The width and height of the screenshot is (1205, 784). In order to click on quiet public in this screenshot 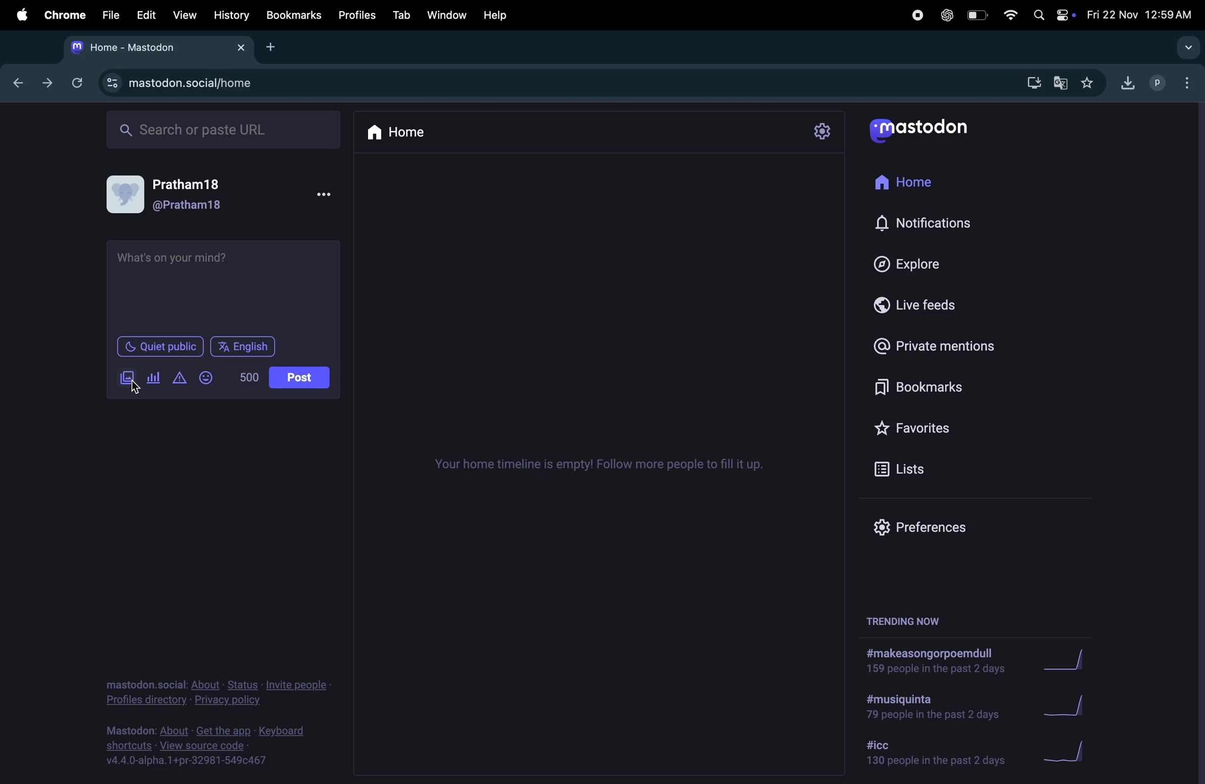, I will do `click(154, 345)`.